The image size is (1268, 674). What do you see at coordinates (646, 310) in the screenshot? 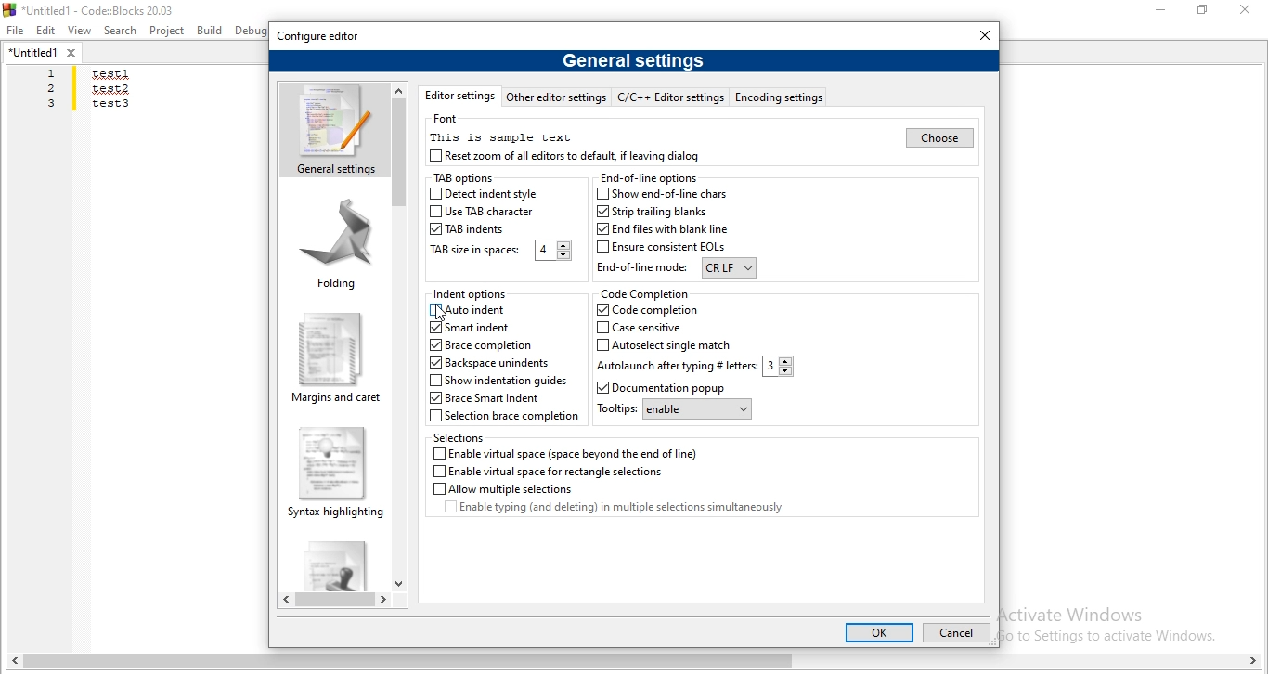
I see `Code completion` at bounding box center [646, 310].